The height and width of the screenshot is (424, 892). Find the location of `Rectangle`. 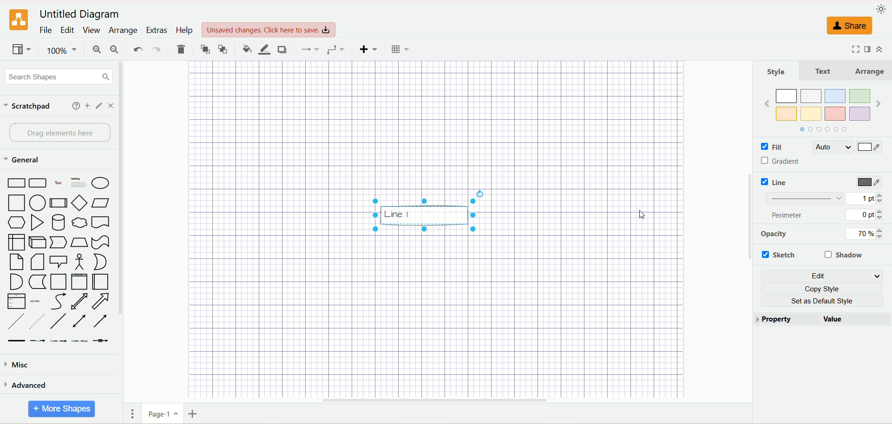

Rectangle is located at coordinates (15, 183).